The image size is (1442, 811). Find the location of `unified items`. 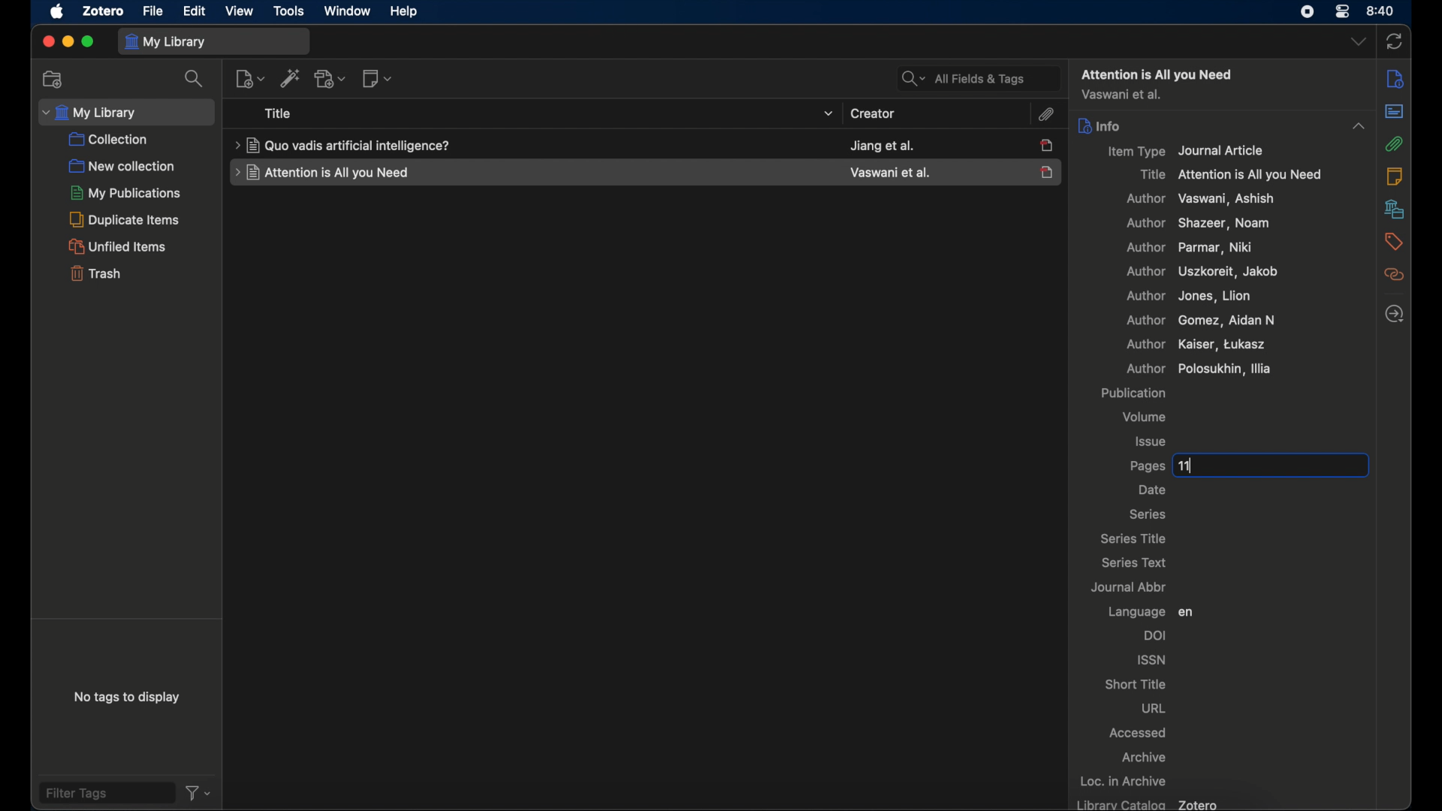

unified items is located at coordinates (118, 246).